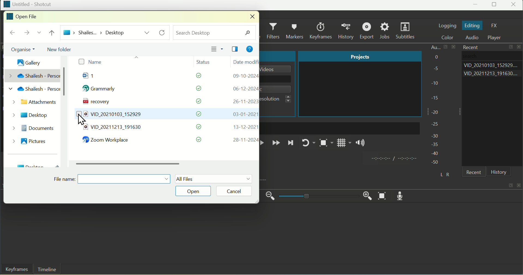  Describe the element at coordinates (495, 26) in the screenshot. I see `` at that location.